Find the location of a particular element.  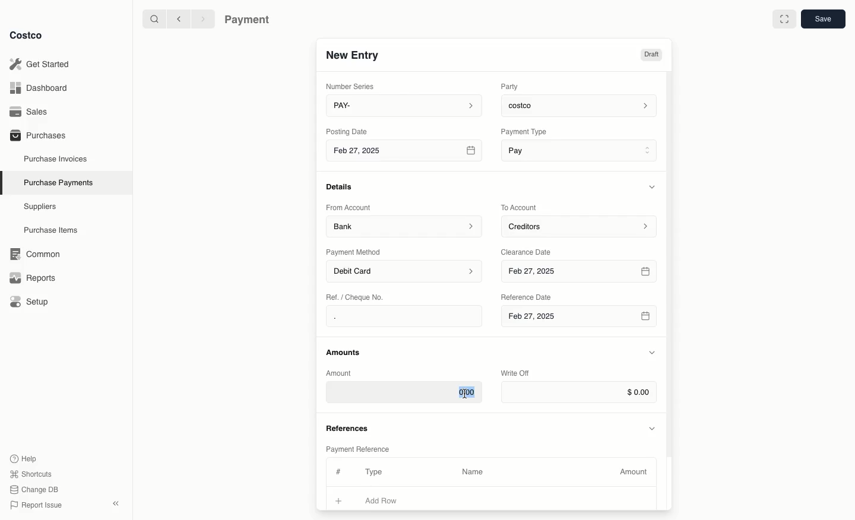

Add Row is located at coordinates (389, 500).